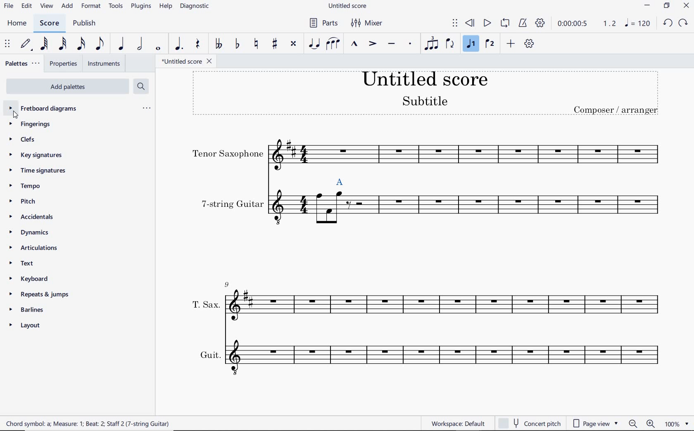 The height and width of the screenshot is (431, 694). Describe the element at coordinates (116, 7) in the screenshot. I see `TOOLS` at that location.